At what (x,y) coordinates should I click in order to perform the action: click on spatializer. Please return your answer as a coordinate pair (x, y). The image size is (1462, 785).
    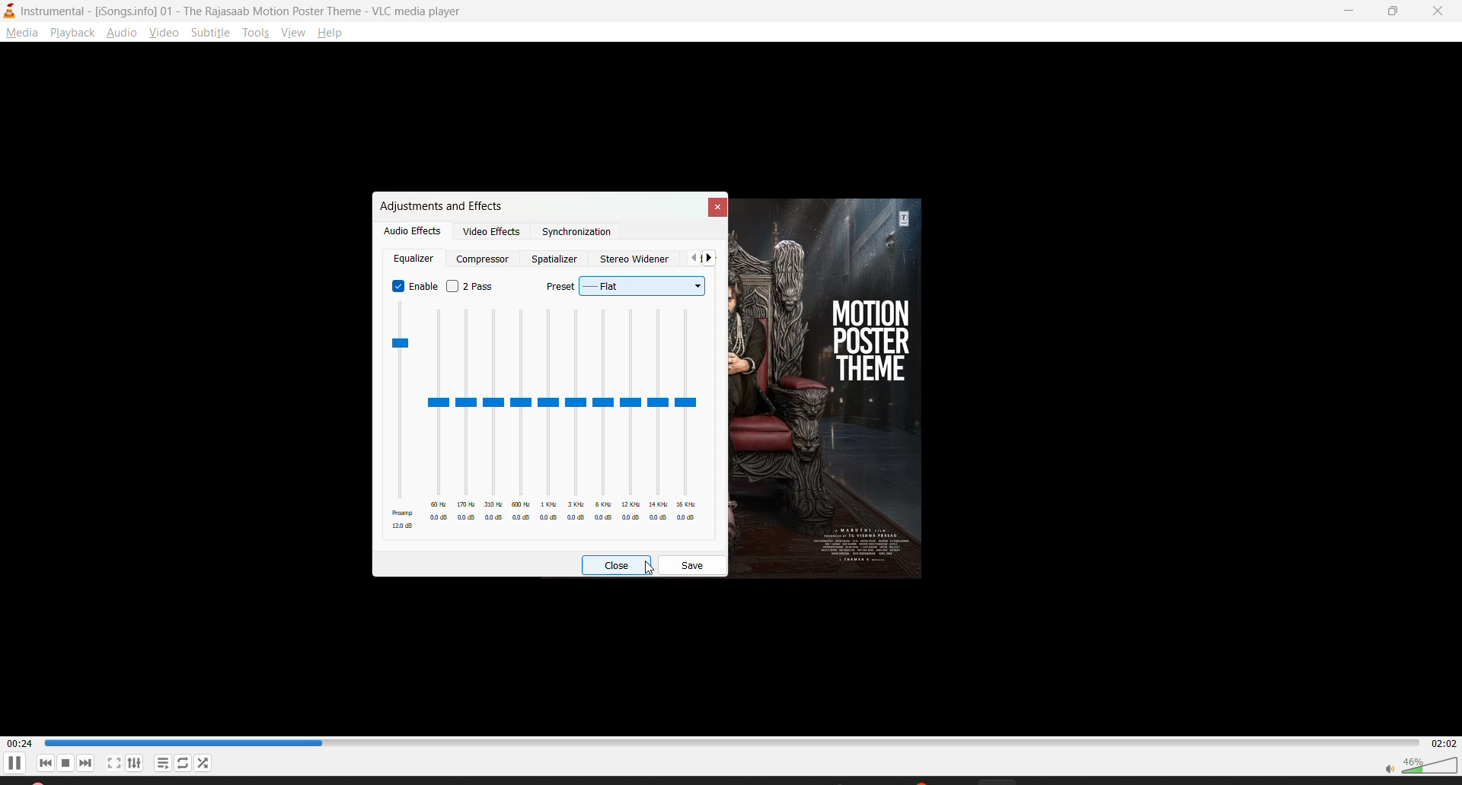
    Looking at the image, I should click on (554, 259).